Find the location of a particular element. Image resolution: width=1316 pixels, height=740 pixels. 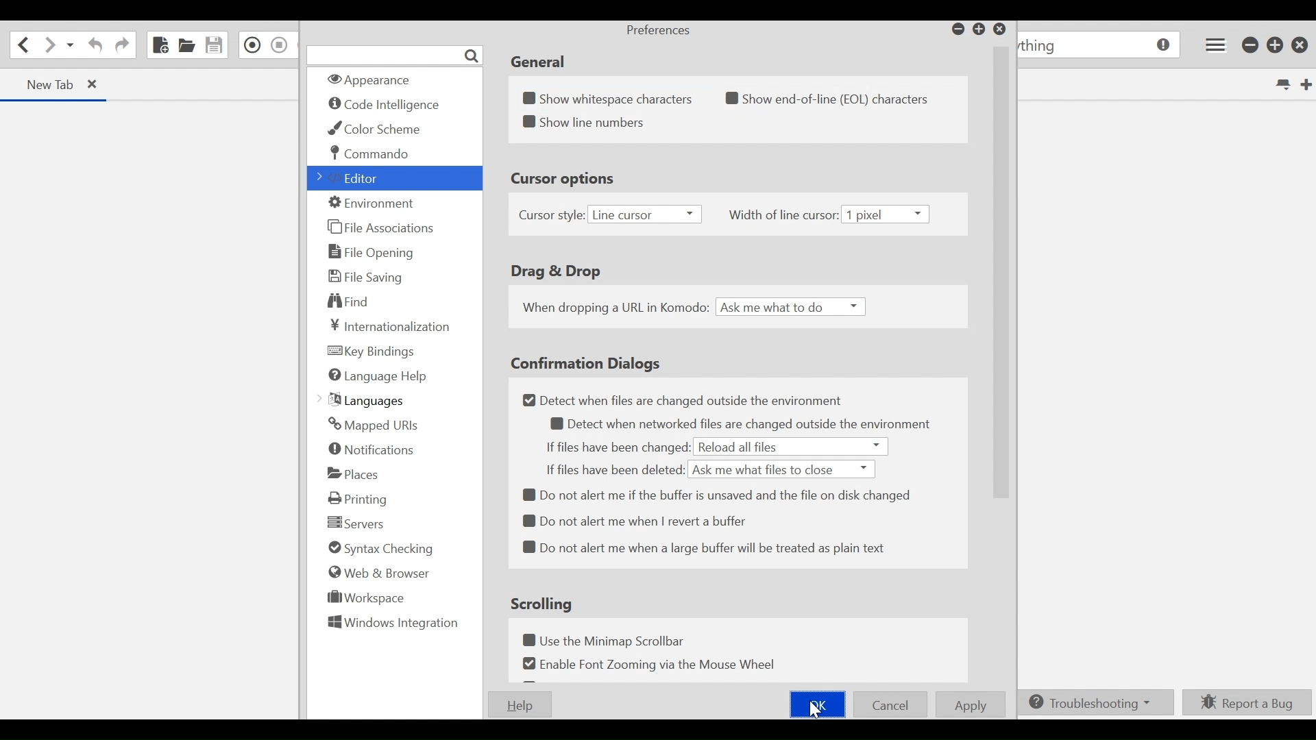

Show line numbers is located at coordinates (586, 122).